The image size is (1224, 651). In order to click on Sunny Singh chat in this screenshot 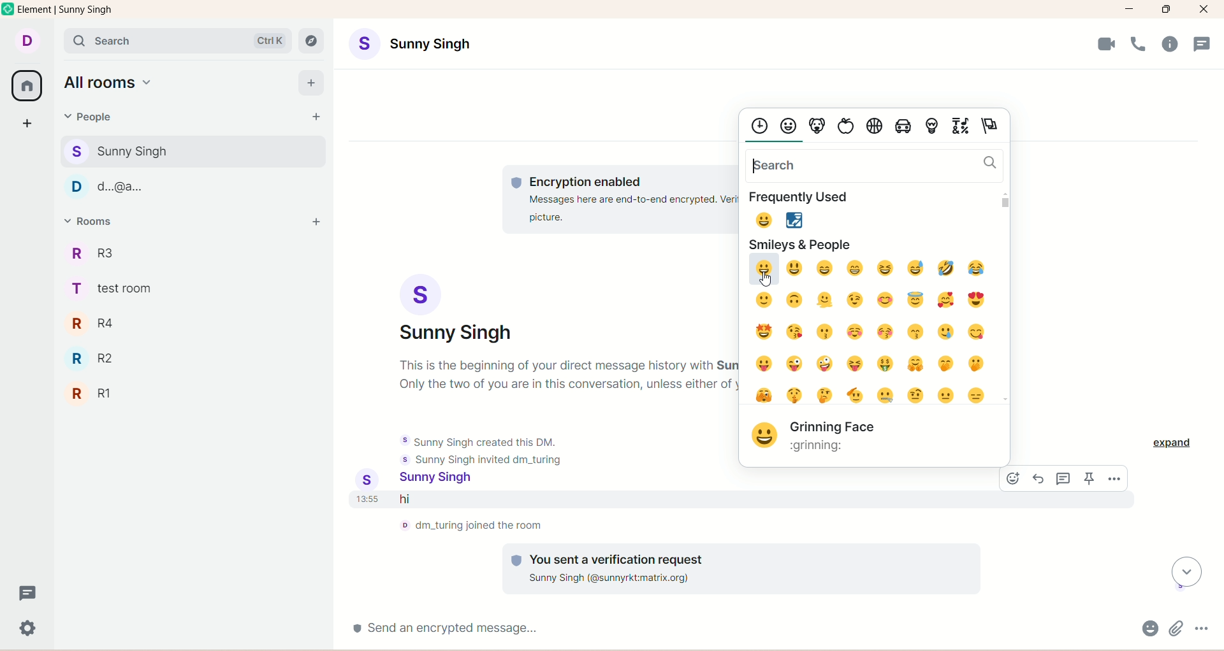, I will do `click(193, 152)`.